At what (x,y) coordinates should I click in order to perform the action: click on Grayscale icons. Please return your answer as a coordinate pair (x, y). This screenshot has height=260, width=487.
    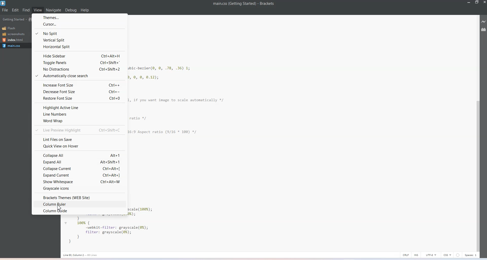
    Looking at the image, I should click on (80, 188).